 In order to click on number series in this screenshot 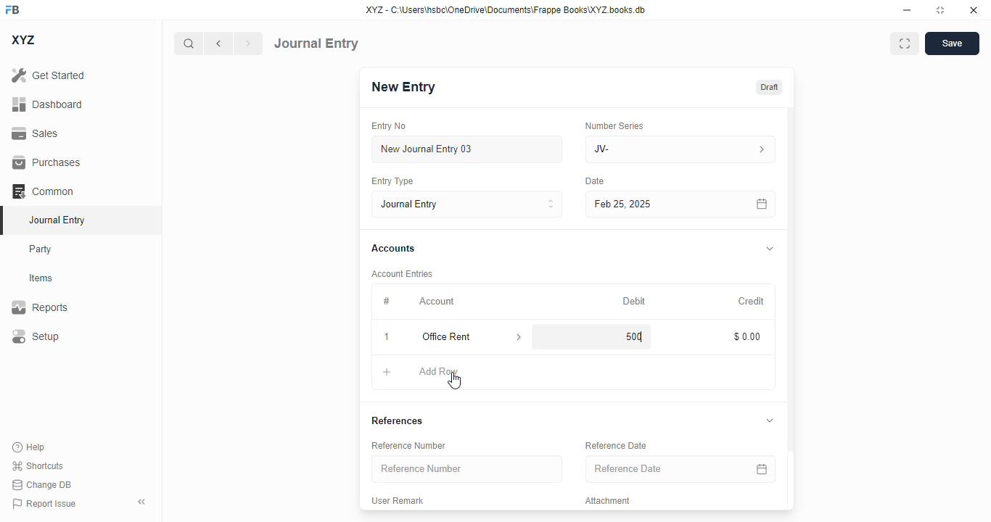, I will do `click(614, 125)`.